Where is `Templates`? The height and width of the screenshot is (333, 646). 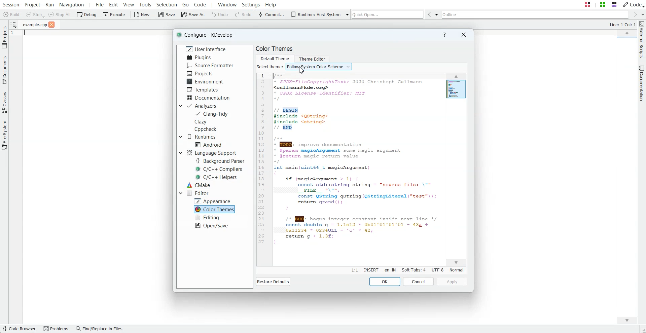
Templates is located at coordinates (204, 89).